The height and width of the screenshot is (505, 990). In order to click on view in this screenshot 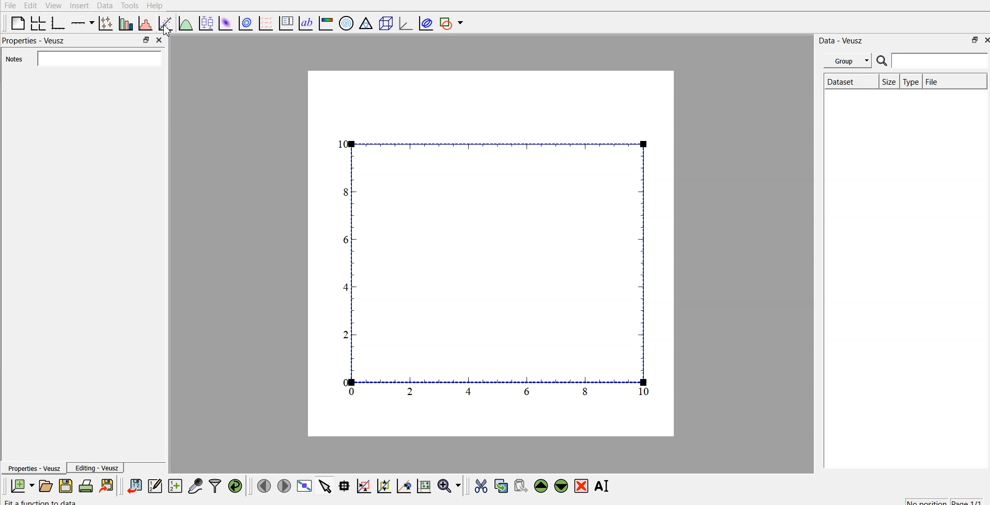, I will do `click(52, 5)`.